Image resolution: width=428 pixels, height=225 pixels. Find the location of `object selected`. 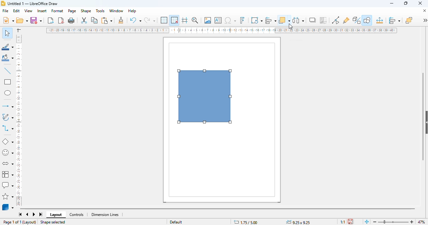

object selected is located at coordinates (205, 97).